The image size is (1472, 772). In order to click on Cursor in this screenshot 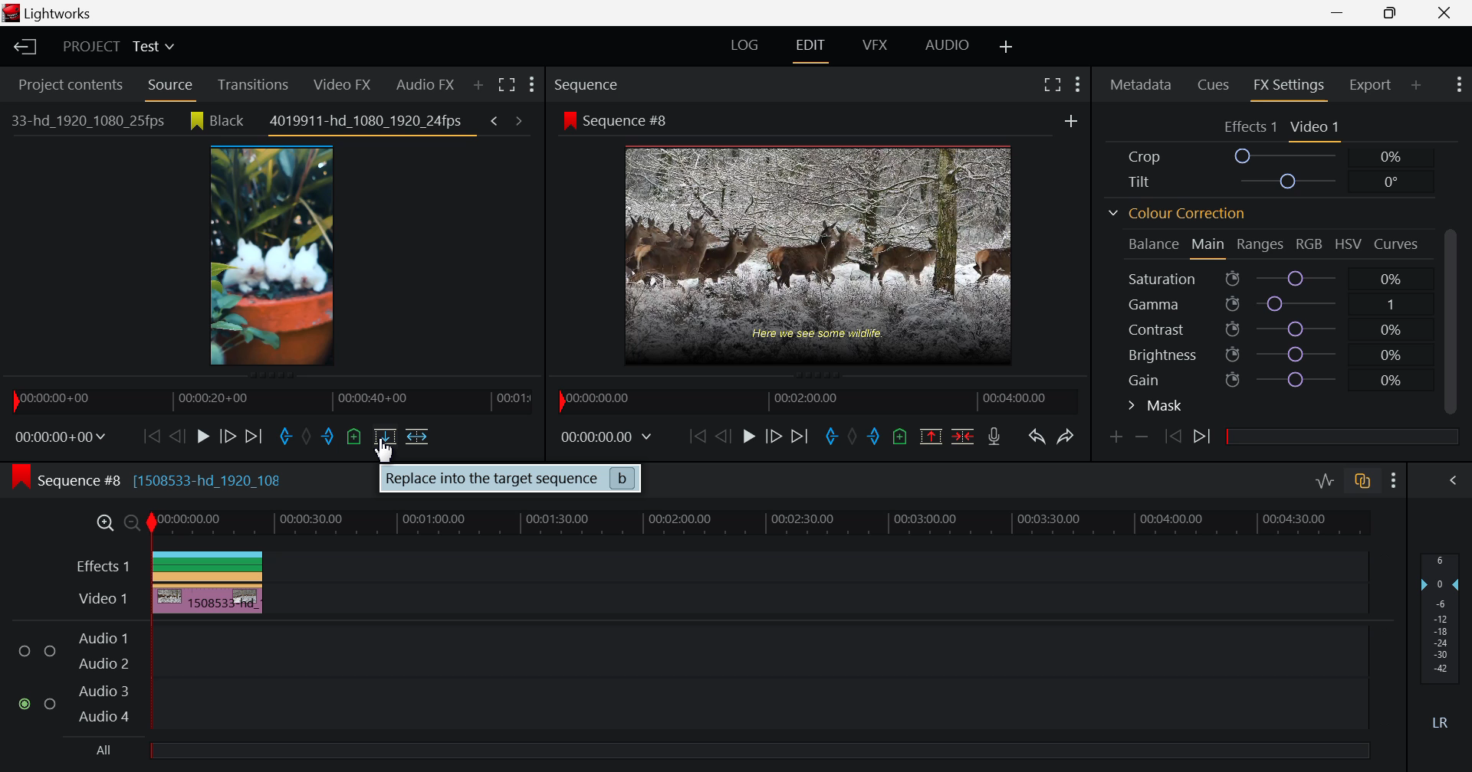, I will do `click(386, 450)`.